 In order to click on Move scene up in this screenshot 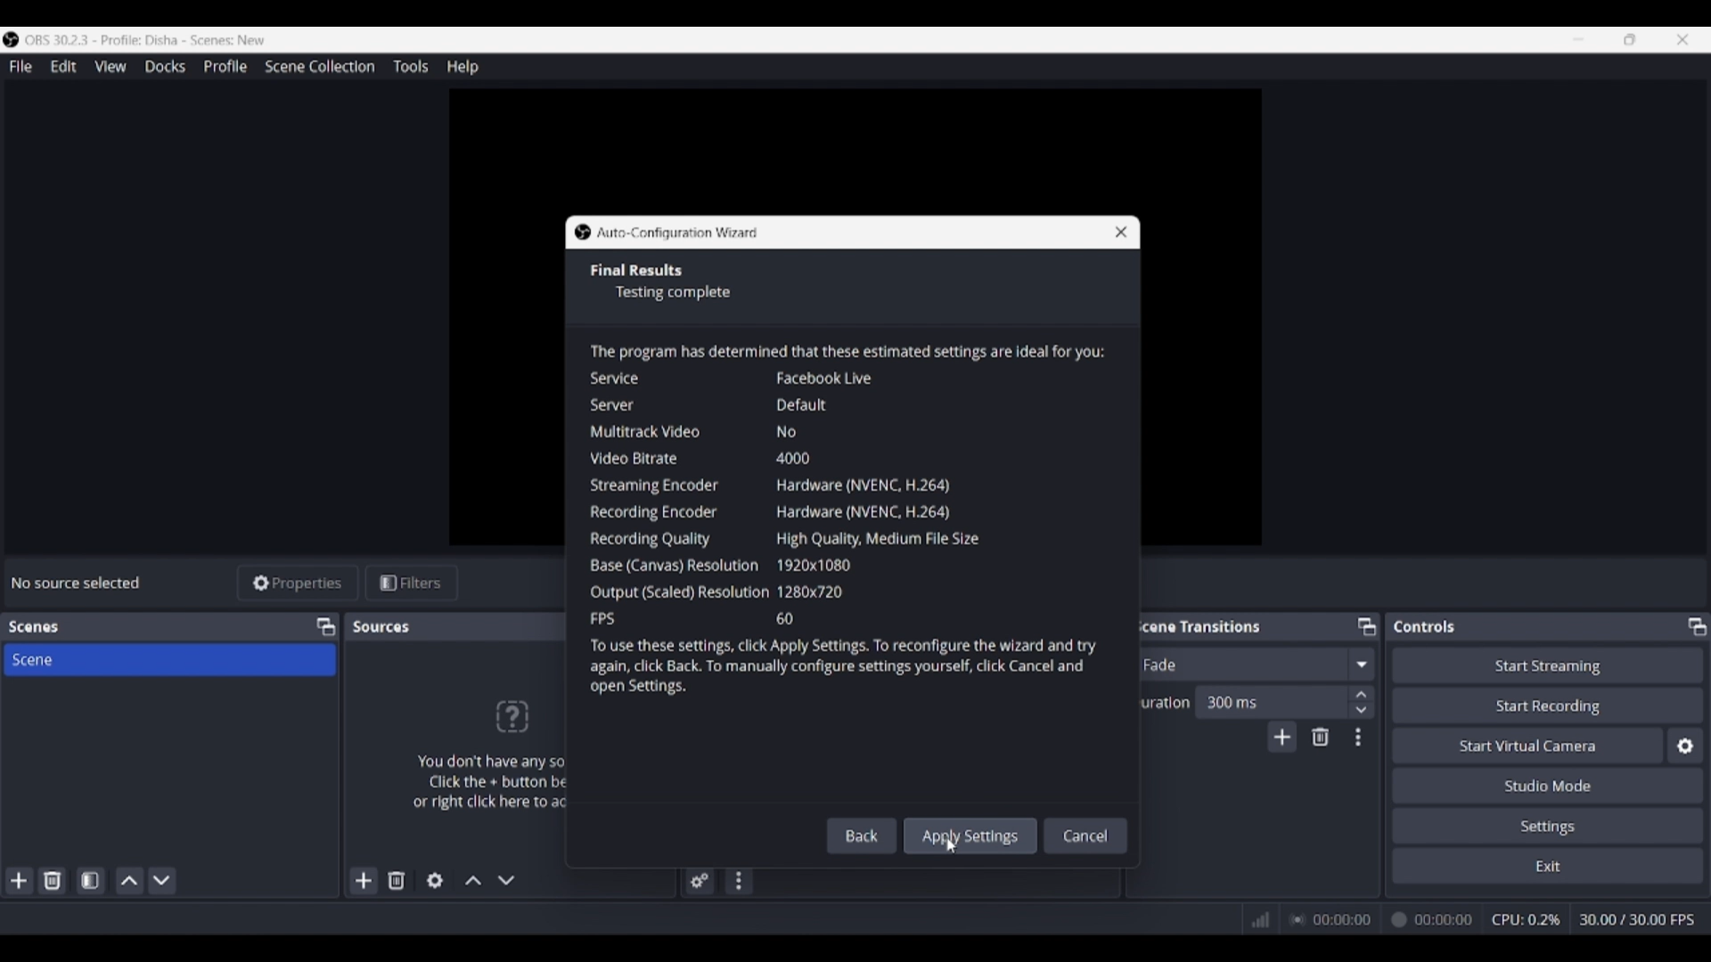, I will do `click(130, 881)`.